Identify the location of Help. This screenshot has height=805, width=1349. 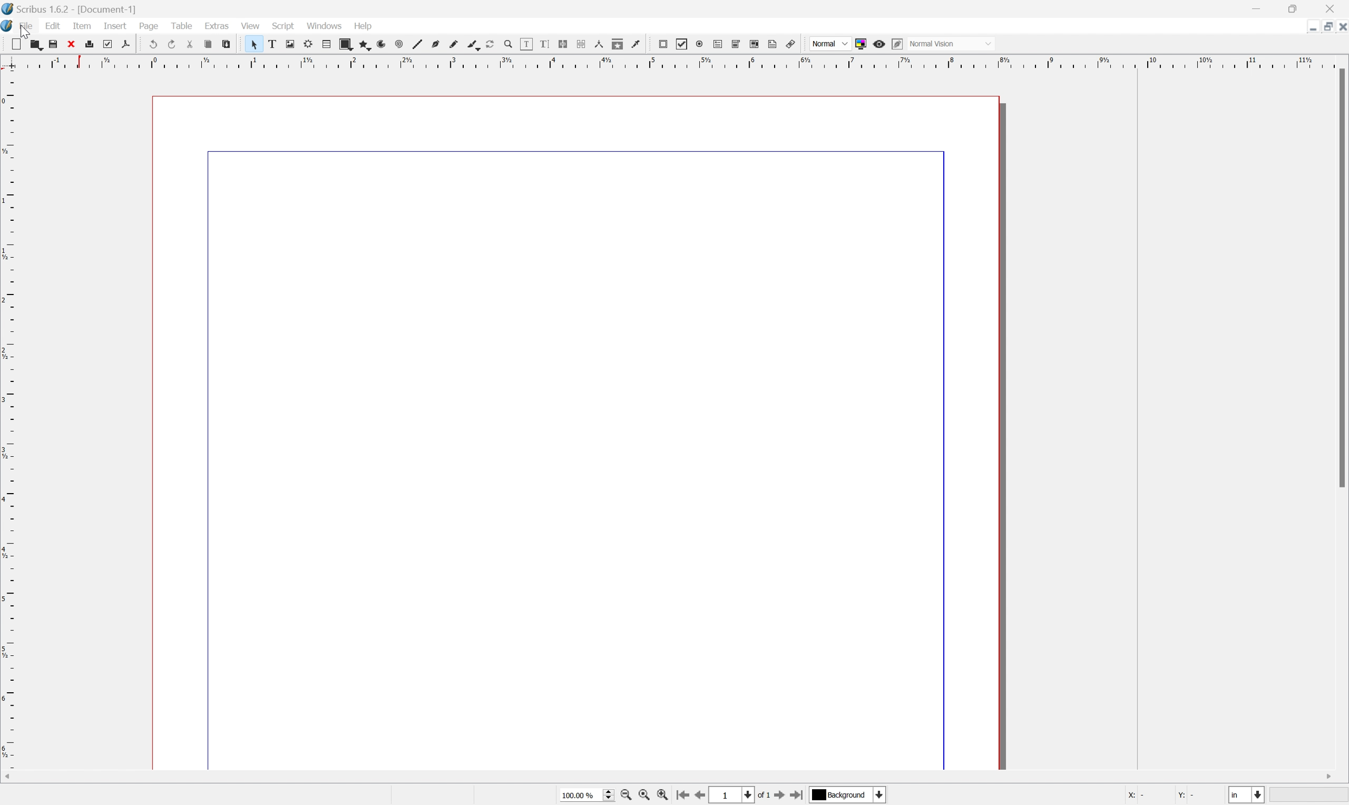
(362, 26).